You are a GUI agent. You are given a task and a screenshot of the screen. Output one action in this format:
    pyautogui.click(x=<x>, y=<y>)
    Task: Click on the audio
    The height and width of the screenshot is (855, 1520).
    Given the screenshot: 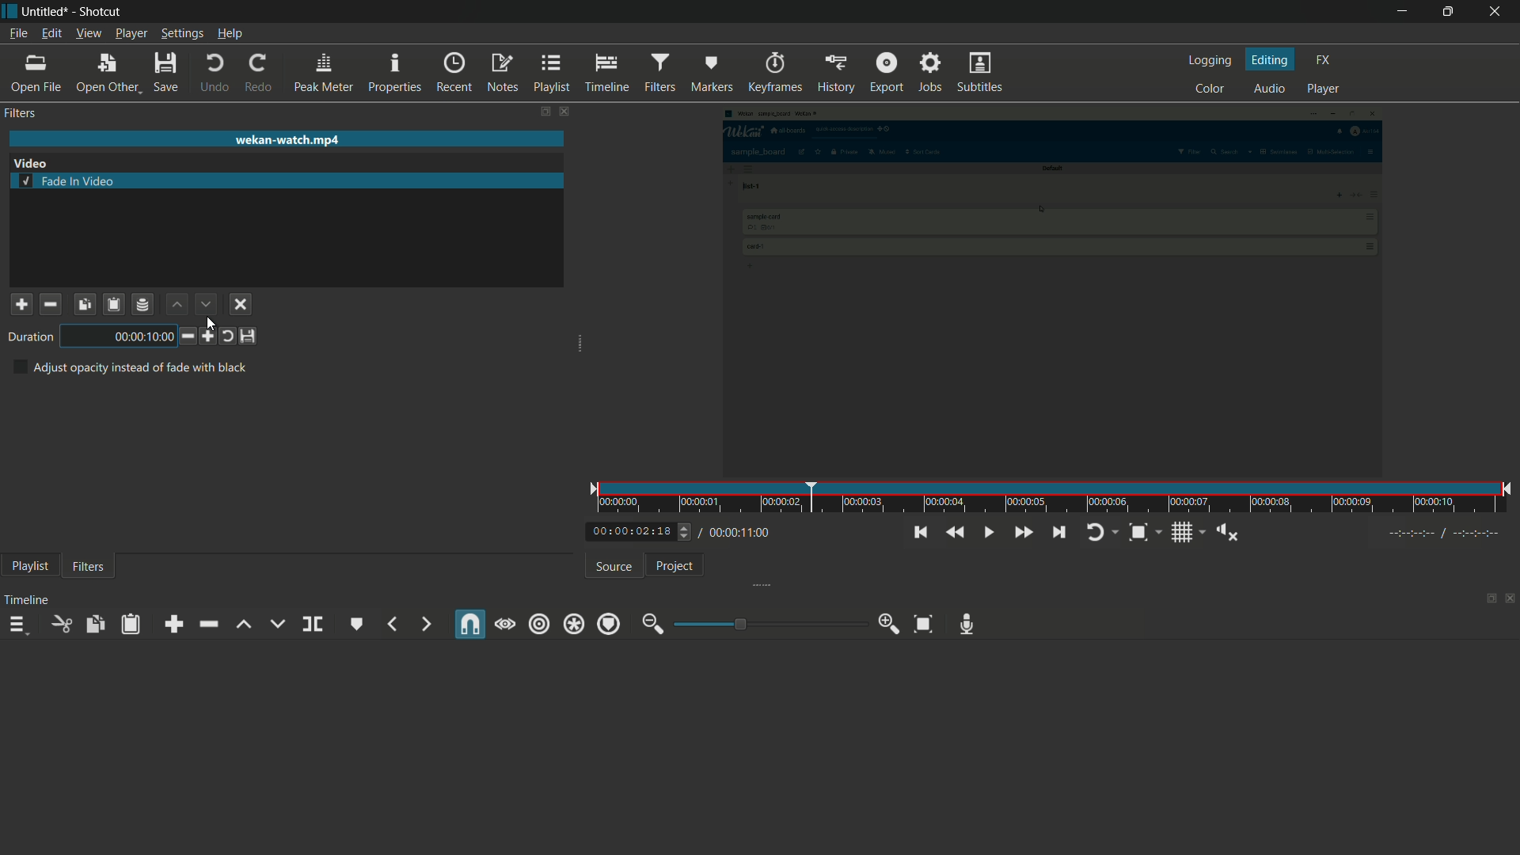 What is the action you would take?
    pyautogui.click(x=1269, y=89)
    